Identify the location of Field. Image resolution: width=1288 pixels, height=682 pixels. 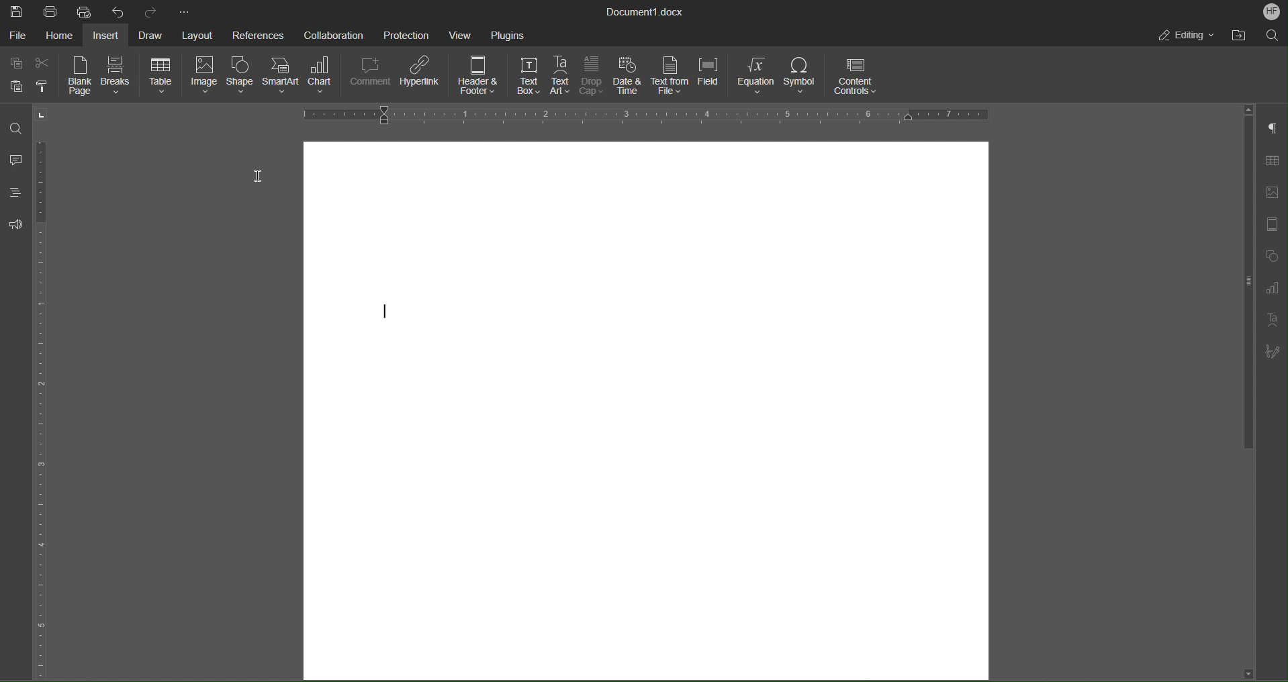
(709, 77).